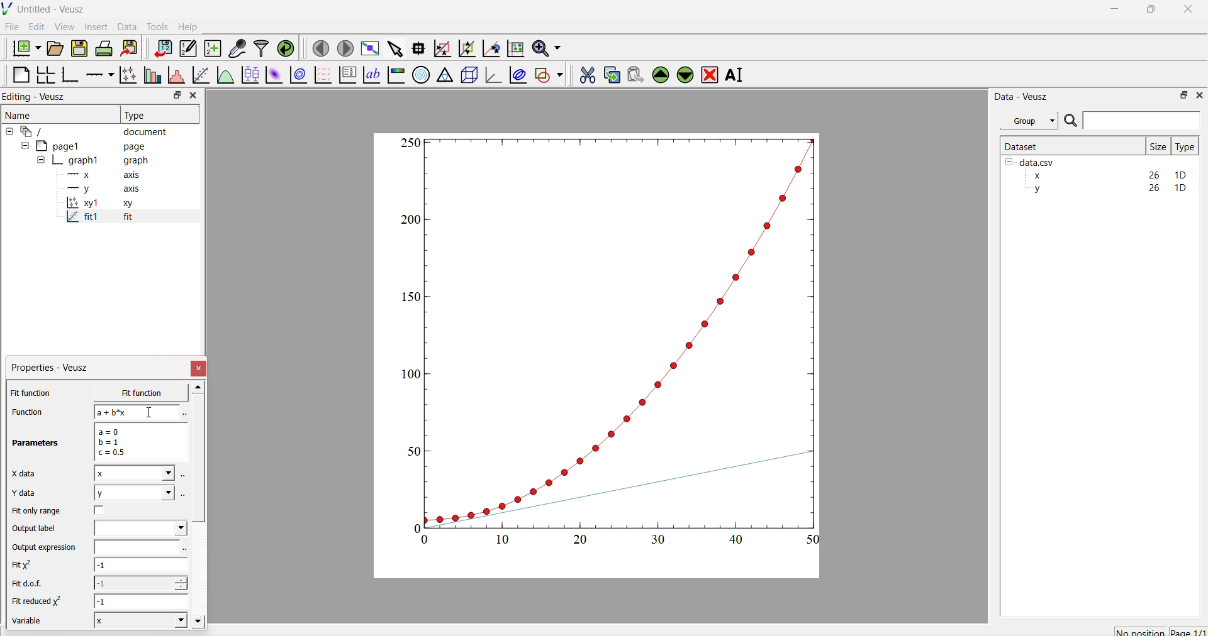  Describe the element at coordinates (135, 547) in the screenshot. I see `input ` at that location.